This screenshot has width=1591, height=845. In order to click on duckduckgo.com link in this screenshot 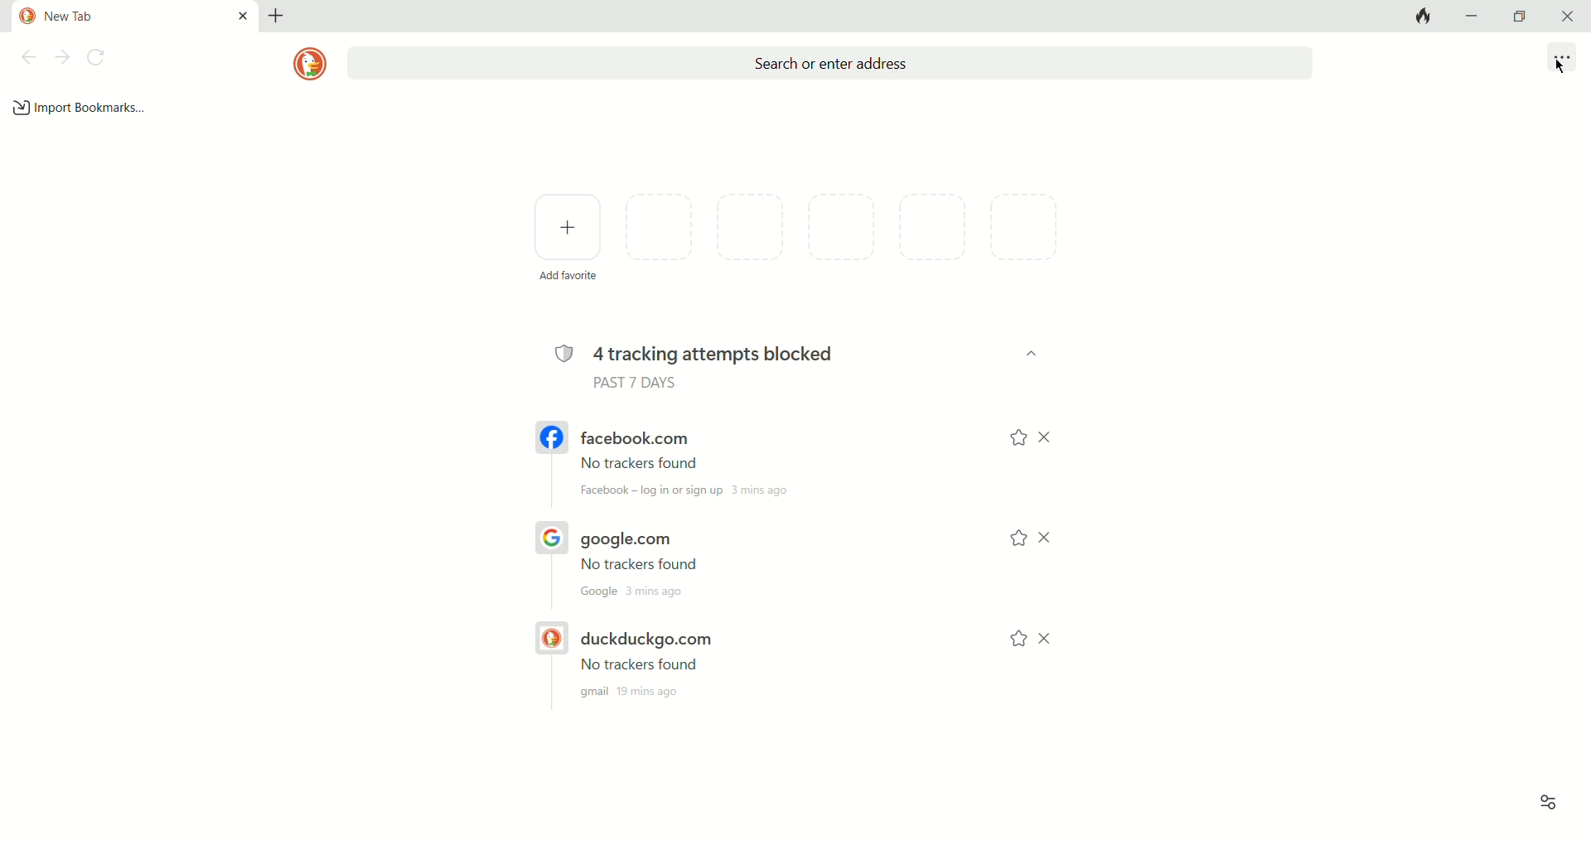, I will do `click(631, 660)`.